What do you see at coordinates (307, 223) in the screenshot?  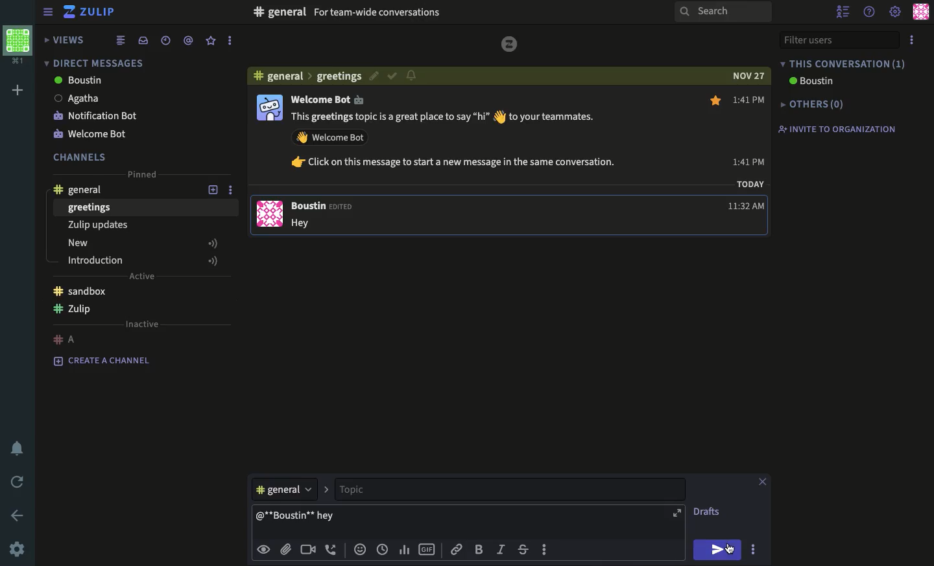 I see `Hey` at bounding box center [307, 223].